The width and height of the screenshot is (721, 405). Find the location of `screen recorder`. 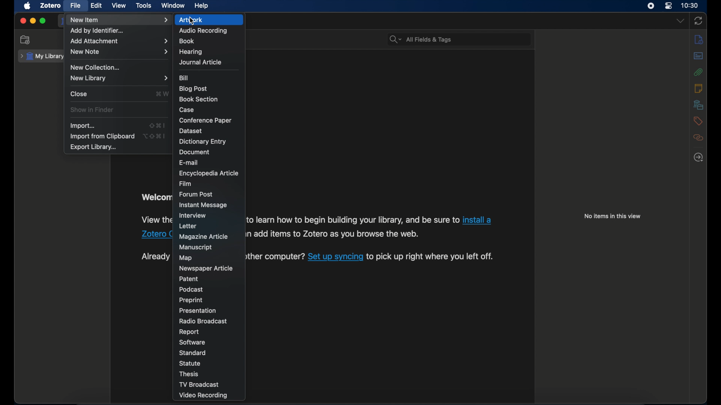

screen recorder is located at coordinates (651, 6).